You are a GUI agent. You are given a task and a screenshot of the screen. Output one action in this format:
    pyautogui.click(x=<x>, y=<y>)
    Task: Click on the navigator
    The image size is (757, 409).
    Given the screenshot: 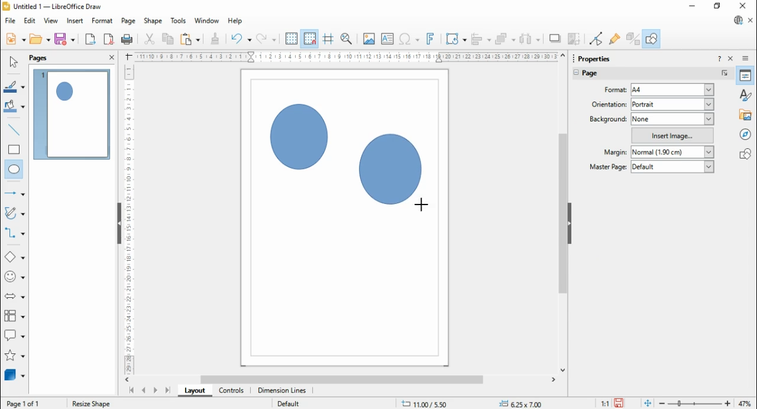 What is the action you would take?
    pyautogui.click(x=746, y=134)
    